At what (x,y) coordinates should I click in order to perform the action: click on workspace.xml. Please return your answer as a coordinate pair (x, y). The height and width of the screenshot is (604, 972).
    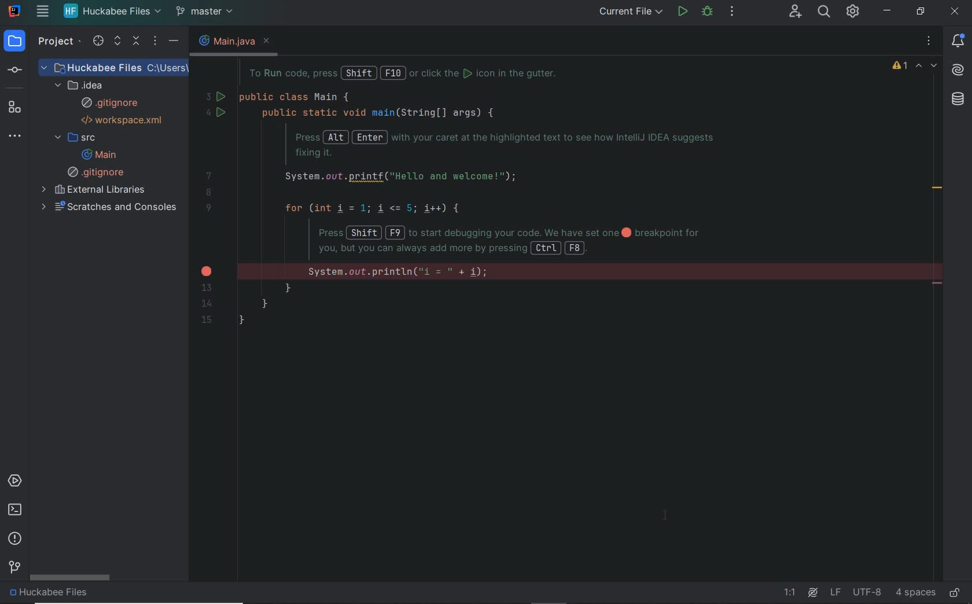
    Looking at the image, I should click on (124, 120).